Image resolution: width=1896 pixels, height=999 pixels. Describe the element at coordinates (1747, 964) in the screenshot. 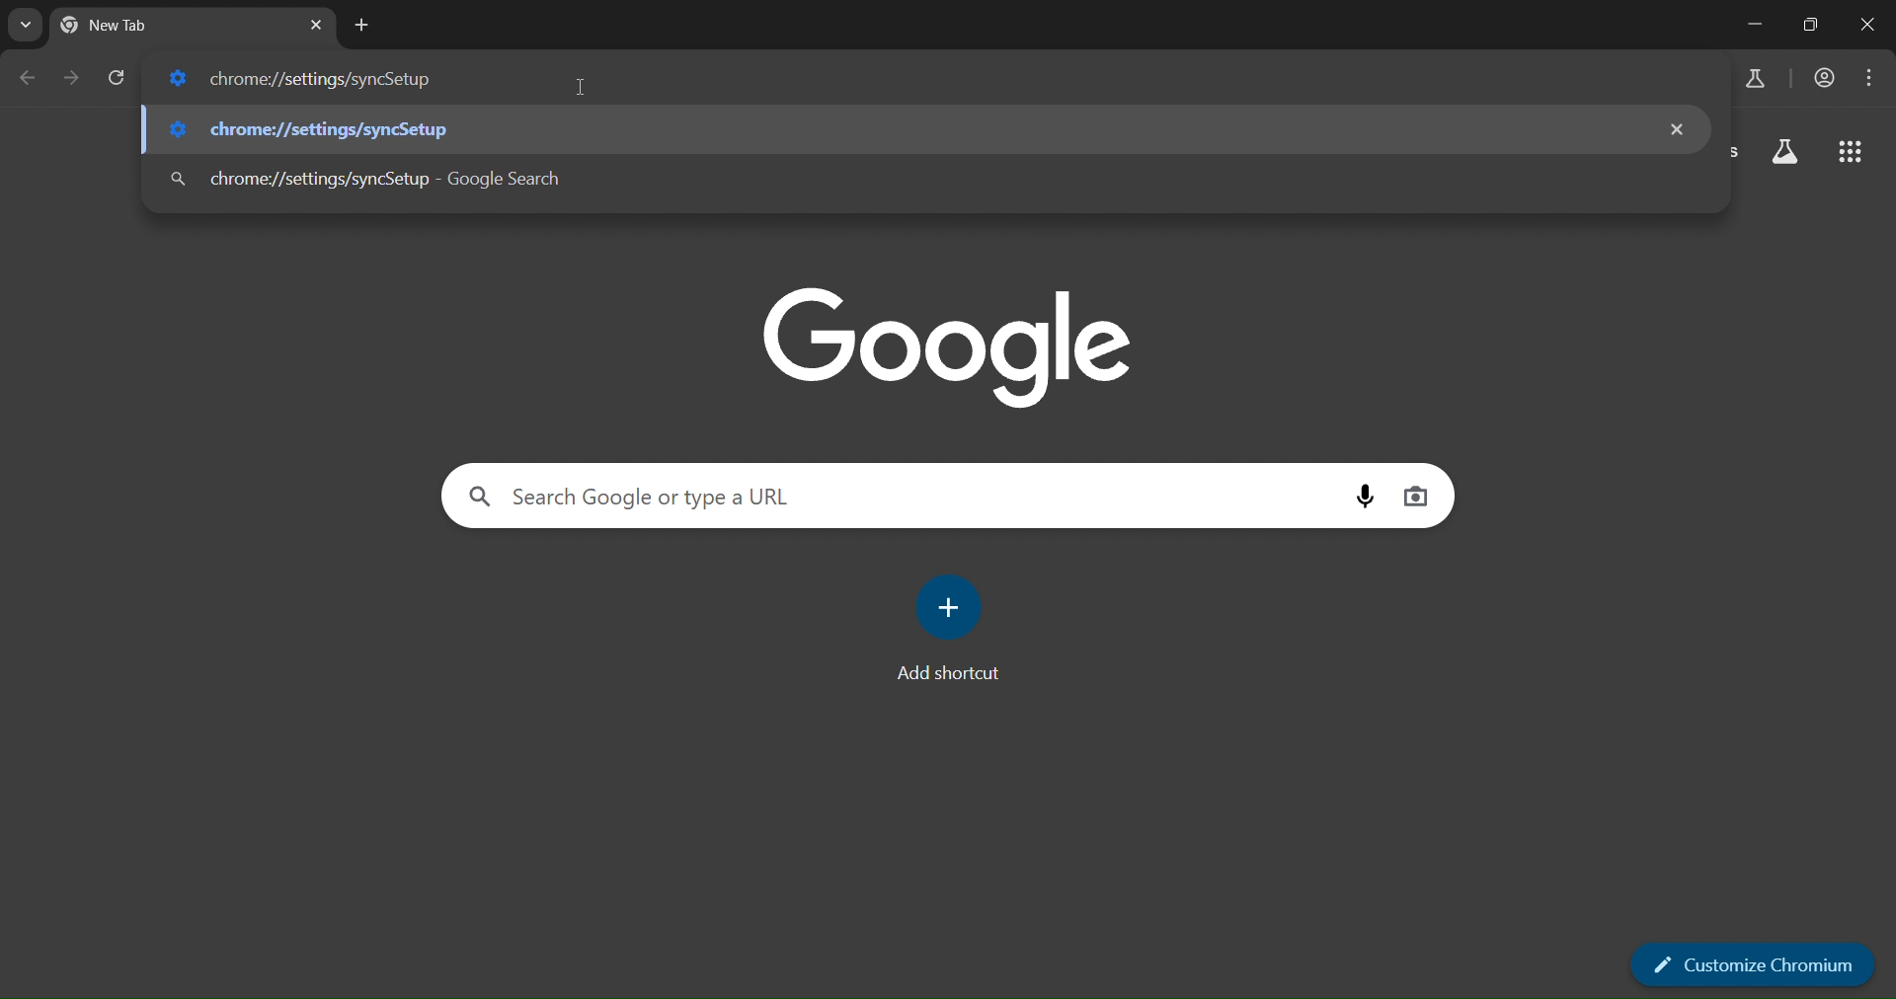

I see `customize chromium` at that location.